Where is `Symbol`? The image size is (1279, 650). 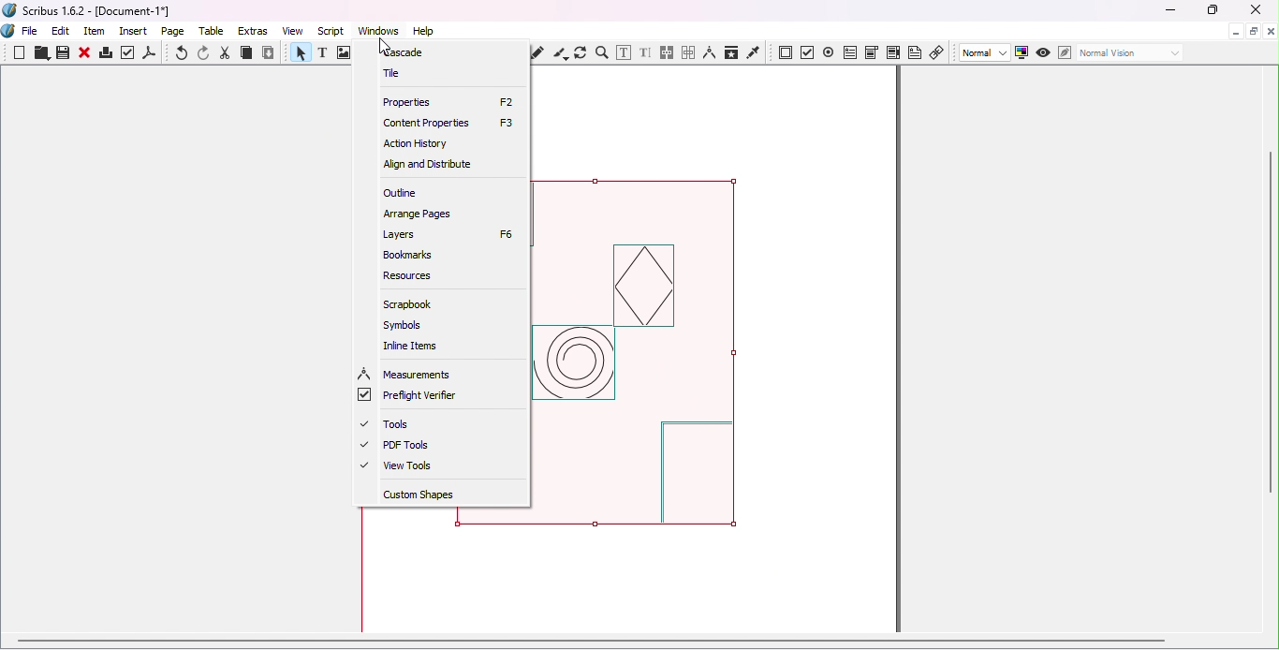
Symbol is located at coordinates (408, 327).